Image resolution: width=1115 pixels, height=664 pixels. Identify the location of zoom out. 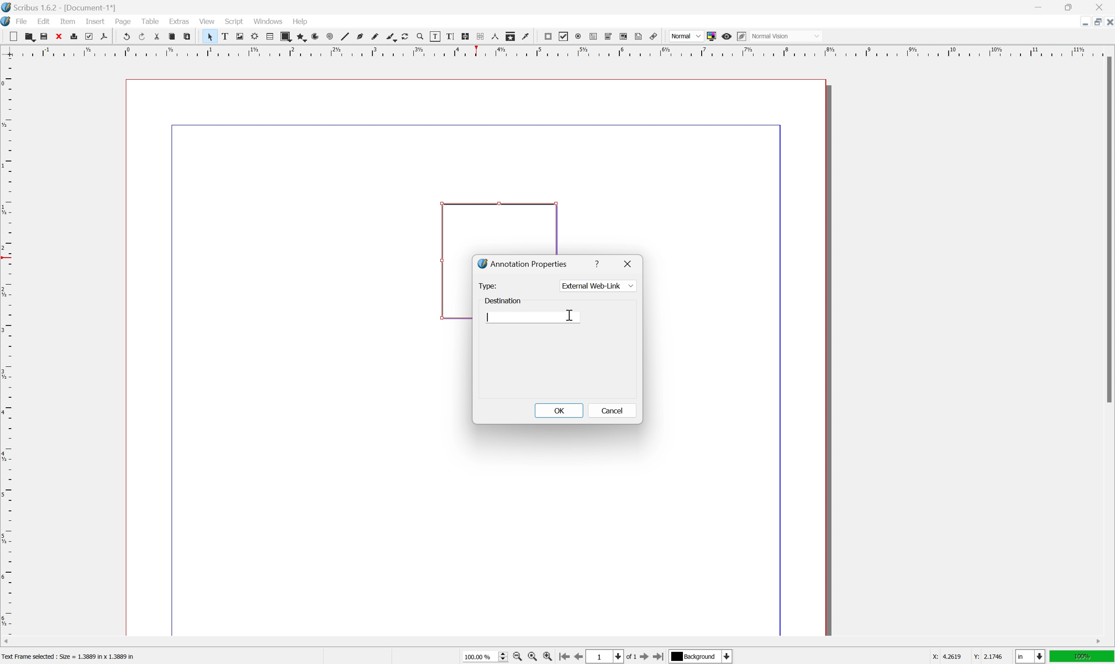
(516, 657).